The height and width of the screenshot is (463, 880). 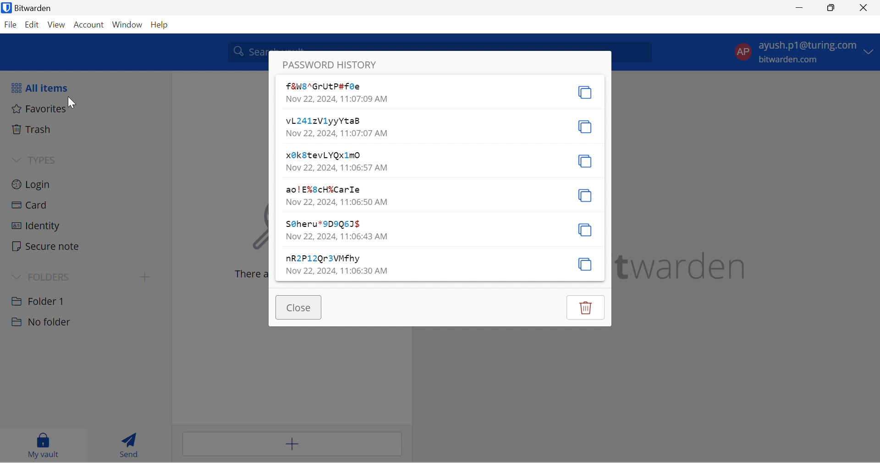 What do you see at coordinates (337, 236) in the screenshot?
I see `Nov 22, 2024, 11:06:43 AM` at bounding box center [337, 236].